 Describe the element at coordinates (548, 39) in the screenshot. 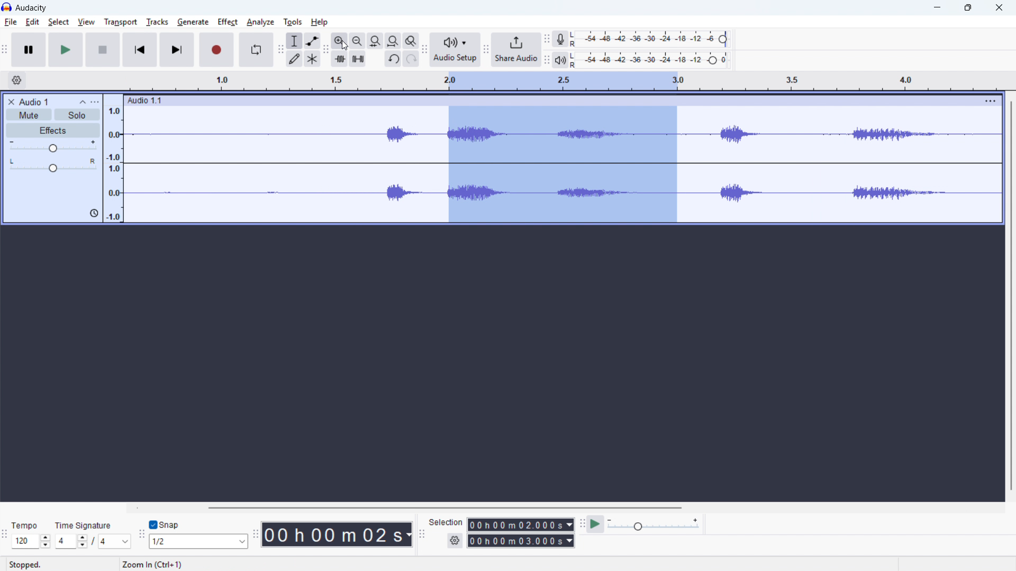

I see `recording metre toolbar` at that location.